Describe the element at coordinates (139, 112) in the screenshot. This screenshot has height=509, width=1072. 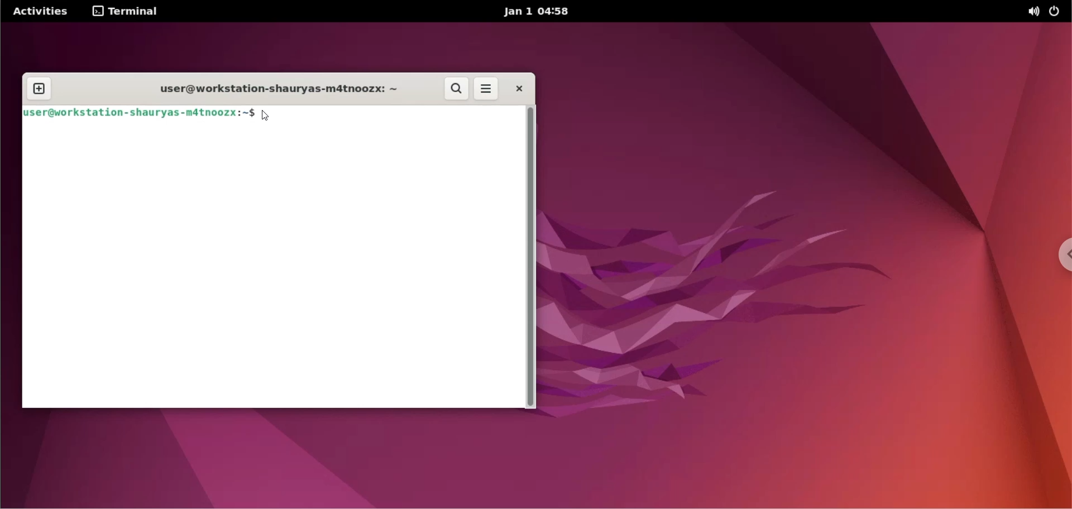
I see `luser@workstation-shauryas-mdtnoozx:~$ ` at that location.